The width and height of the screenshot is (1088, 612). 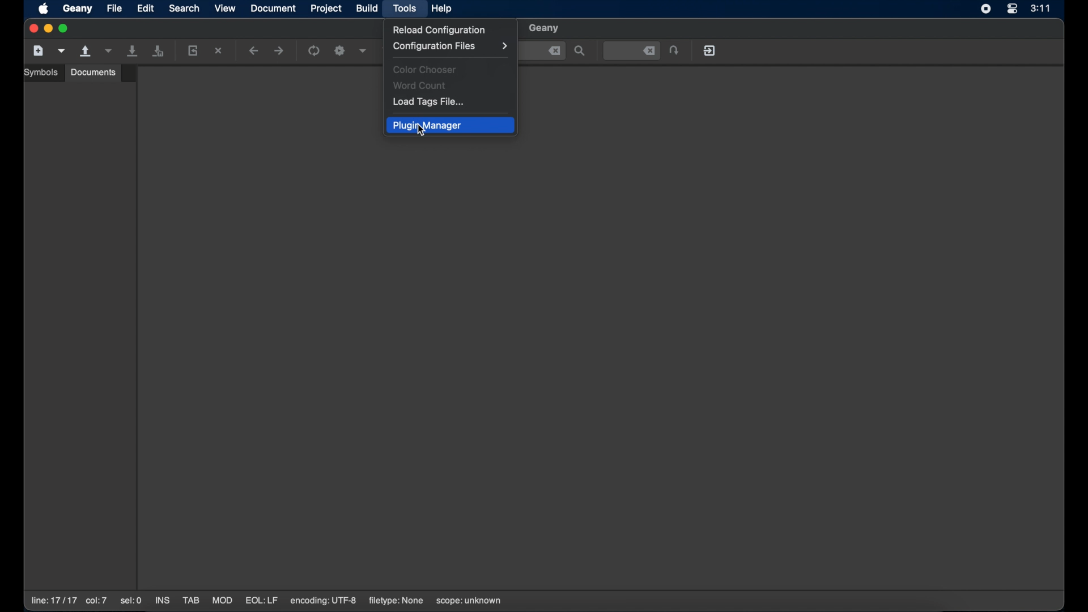 What do you see at coordinates (42, 73) in the screenshot?
I see `symbols` at bounding box center [42, 73].